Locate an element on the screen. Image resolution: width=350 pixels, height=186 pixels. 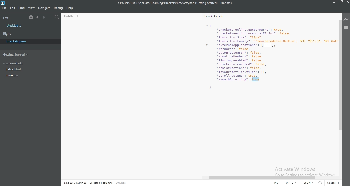
Extension Manager is located at coordinates (346, 27).